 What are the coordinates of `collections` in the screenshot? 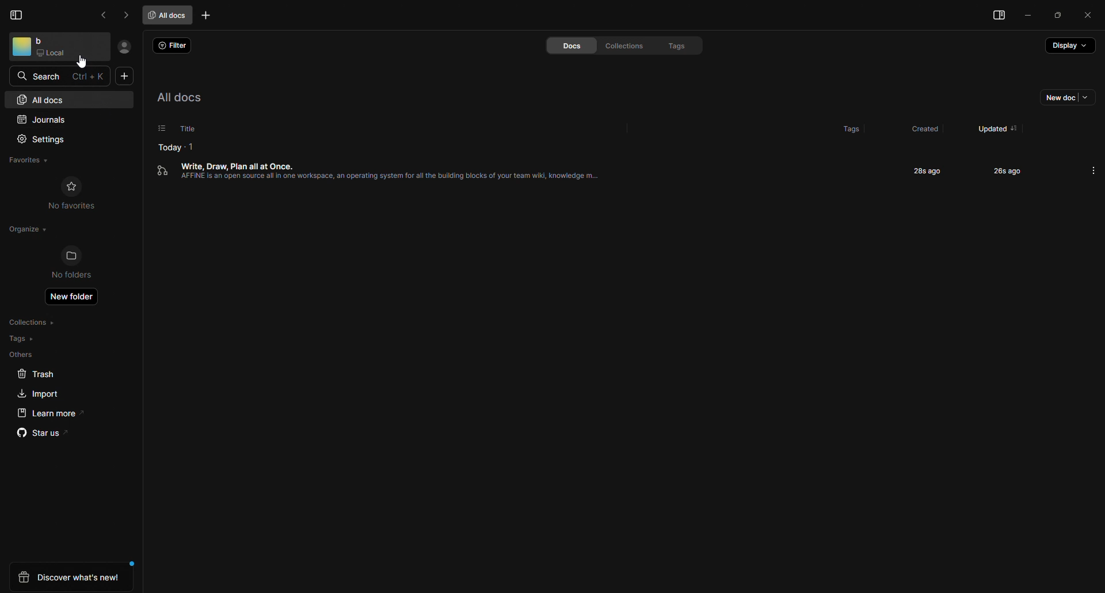 It's located at (35, 322).